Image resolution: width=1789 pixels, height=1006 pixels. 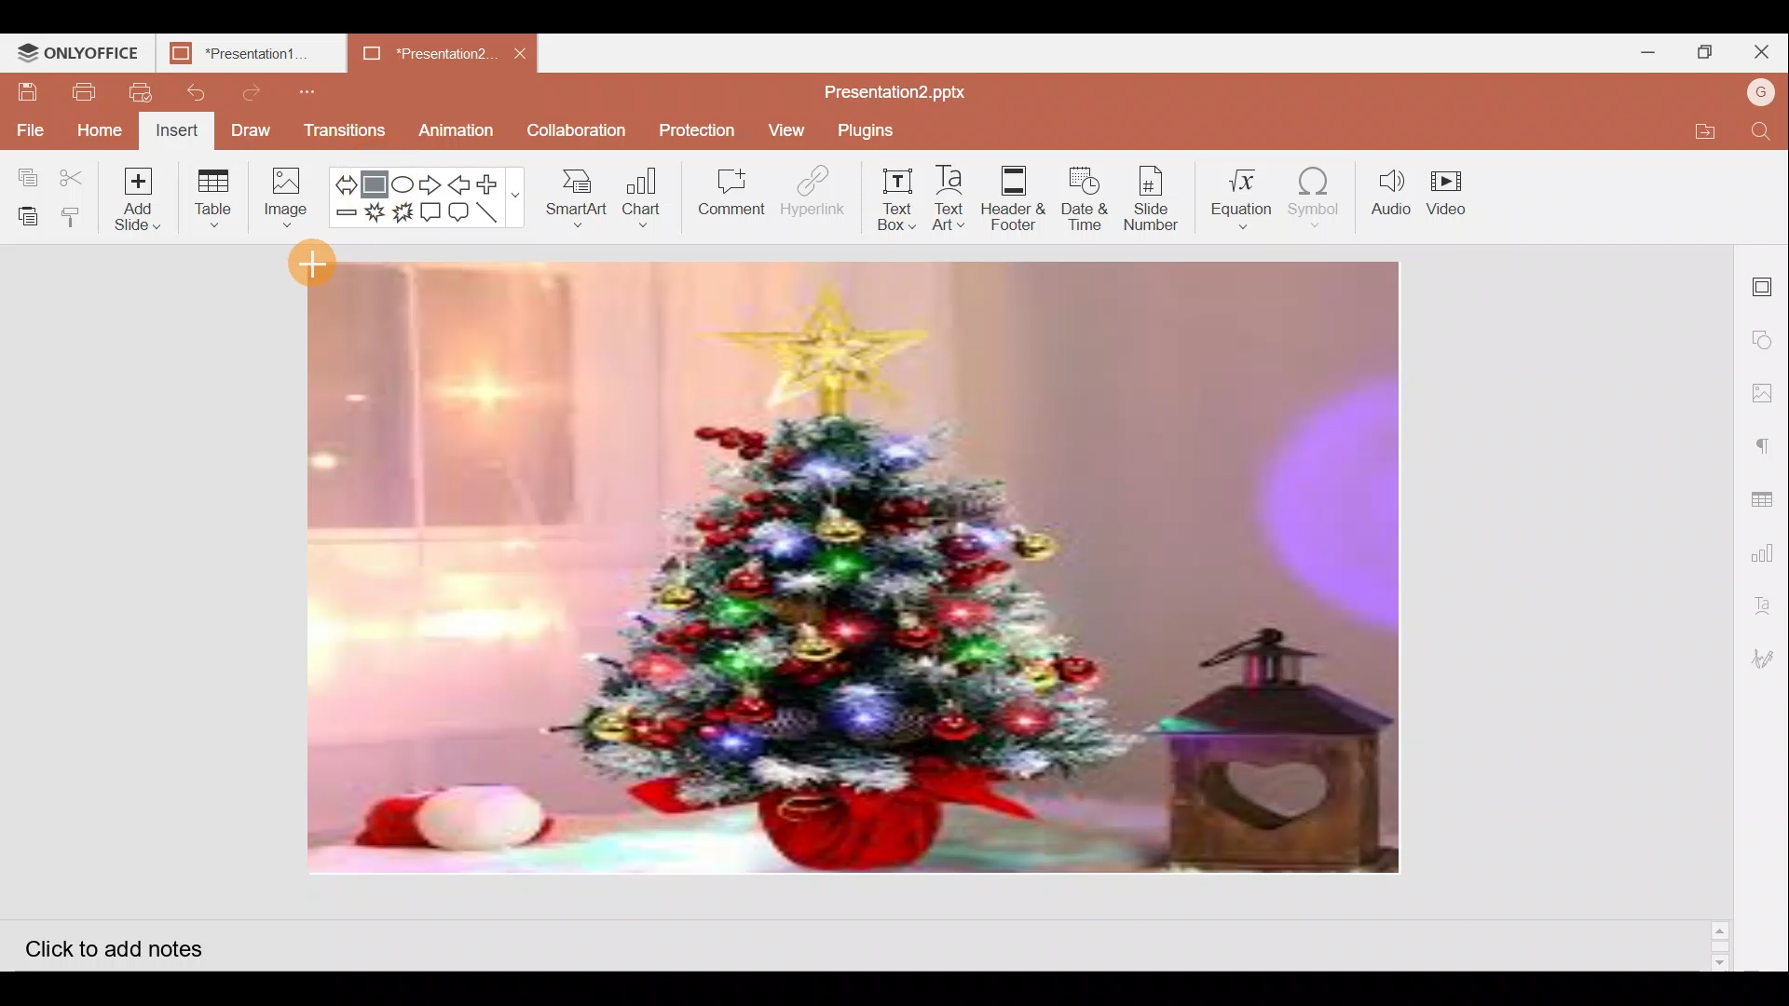 I want to click on Symbol, so click(x=1321, y=197).